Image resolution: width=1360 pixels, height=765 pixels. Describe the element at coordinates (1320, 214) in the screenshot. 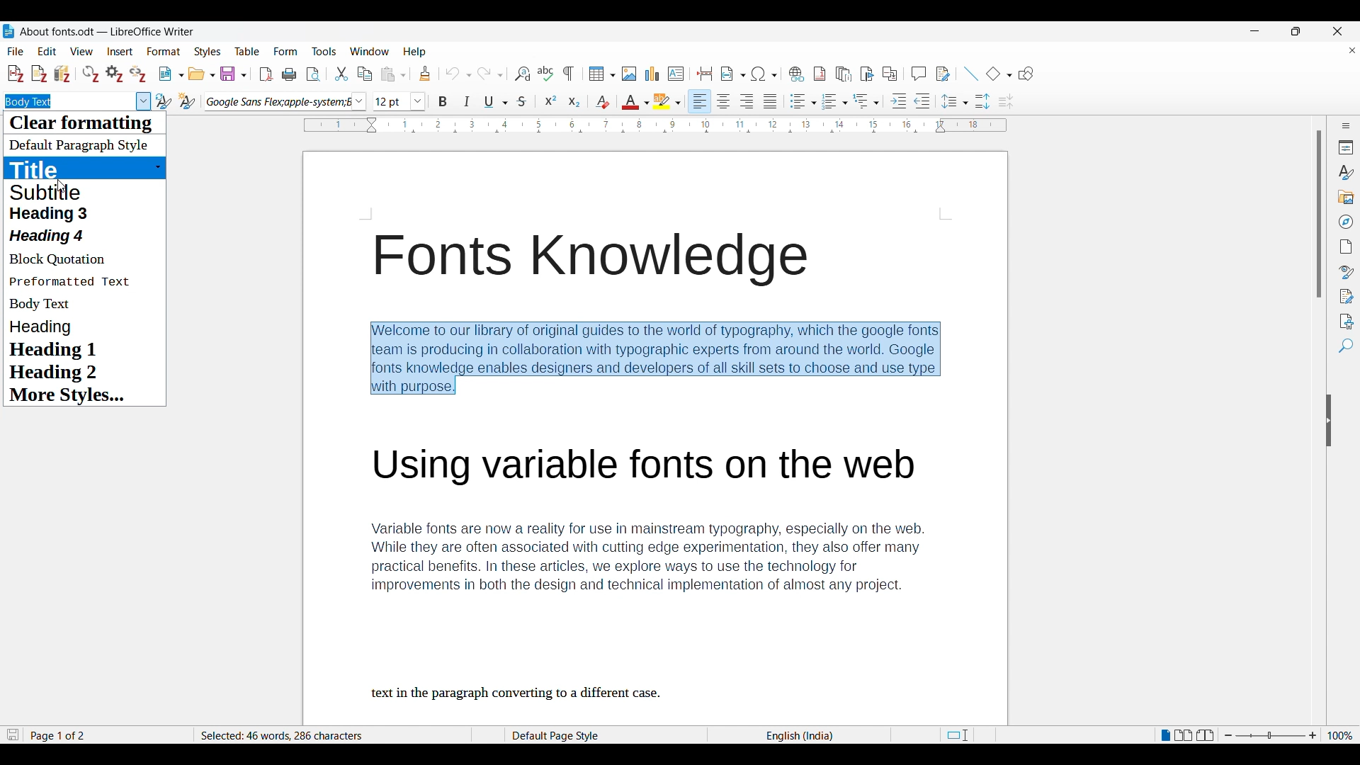

I see `Vertical slide bar` at that location.